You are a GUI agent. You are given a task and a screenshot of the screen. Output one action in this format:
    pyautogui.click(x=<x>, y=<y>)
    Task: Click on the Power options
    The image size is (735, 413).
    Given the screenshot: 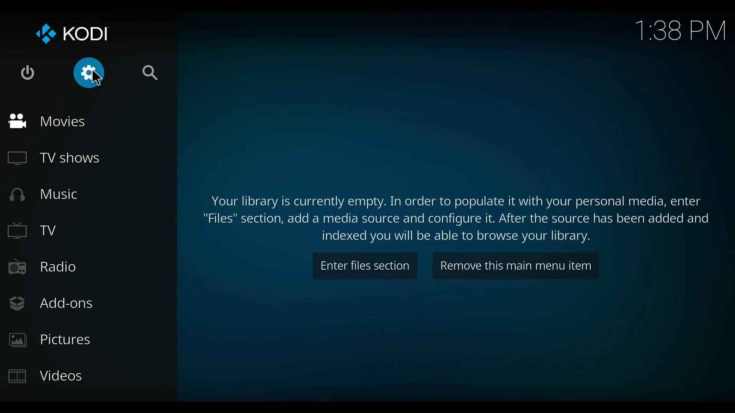 What is the action you would take?
    pyautogui.click(x=29, y=73)
    